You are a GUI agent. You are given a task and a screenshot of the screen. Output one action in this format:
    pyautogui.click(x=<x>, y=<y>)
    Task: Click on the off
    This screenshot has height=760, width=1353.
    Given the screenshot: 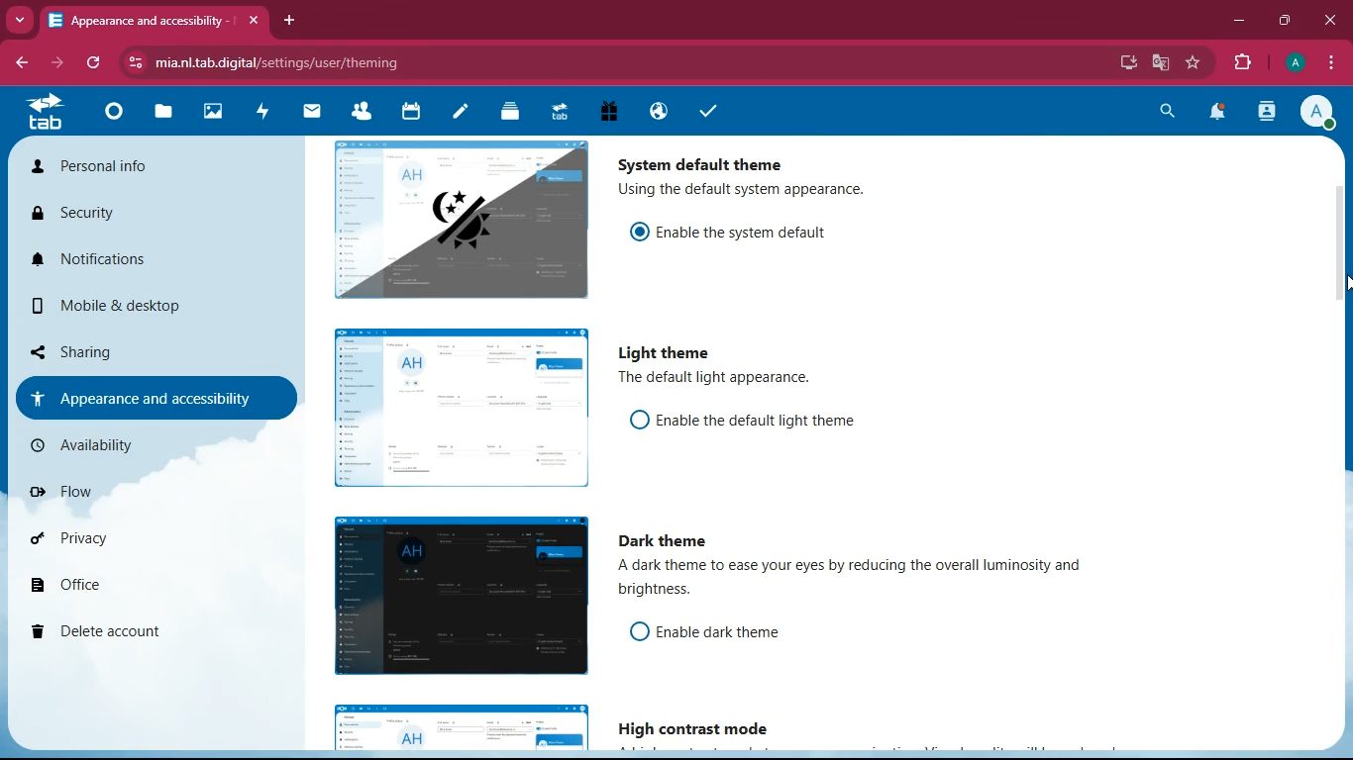 What is the action you would take?
    pyautogui.click(x=639, y=420)
    